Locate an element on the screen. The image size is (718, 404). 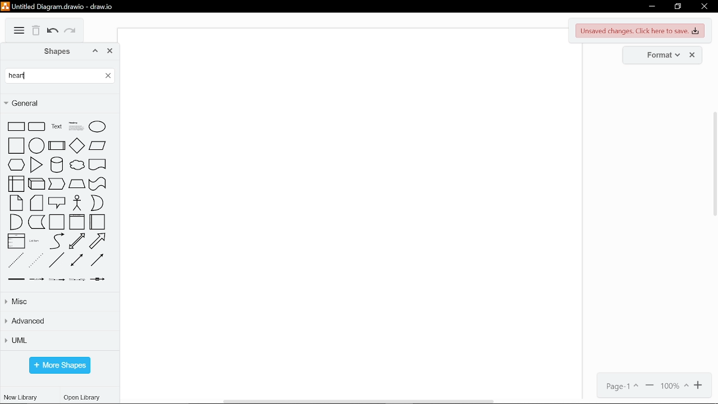
actor is located at coordinates (77, 203).